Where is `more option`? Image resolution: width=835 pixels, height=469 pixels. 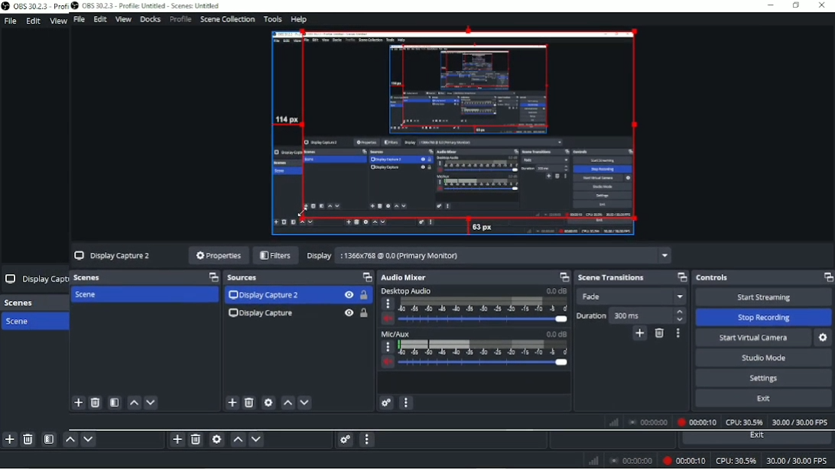 more option is located at coordinates (409, 403).